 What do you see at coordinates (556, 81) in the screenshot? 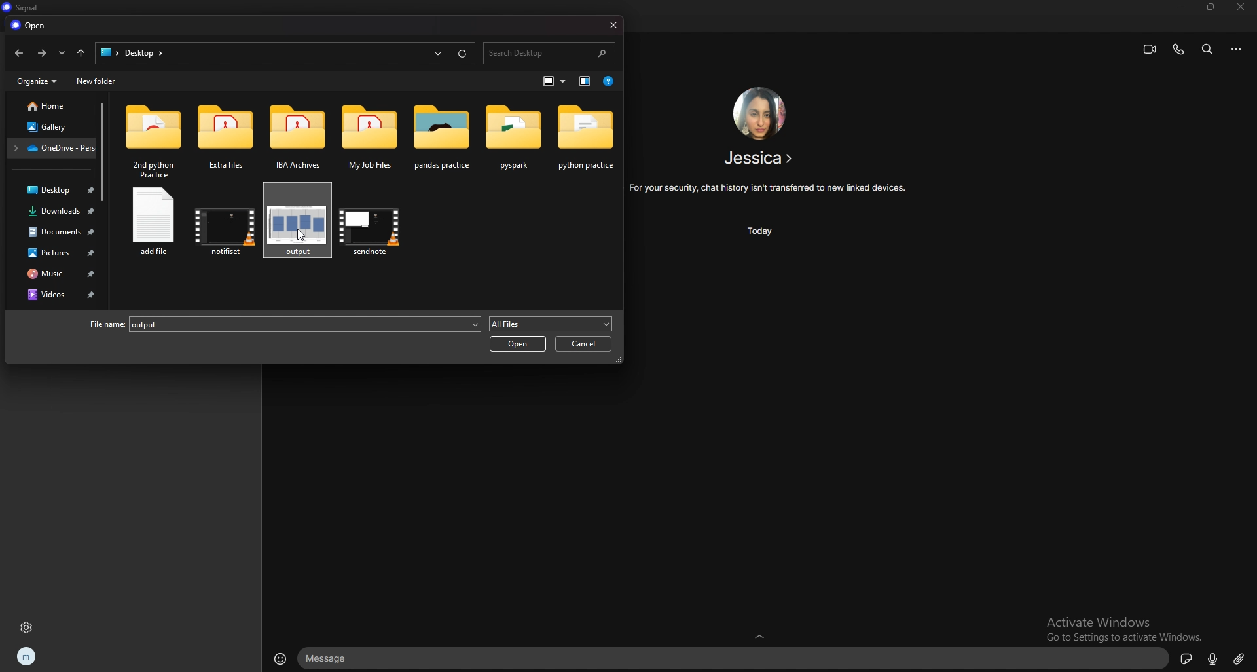
I see `change view` at bounding box center [556, 81].